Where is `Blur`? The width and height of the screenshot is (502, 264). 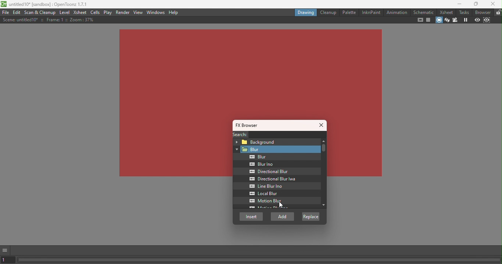
Blur is located at coordinates (276, 150).